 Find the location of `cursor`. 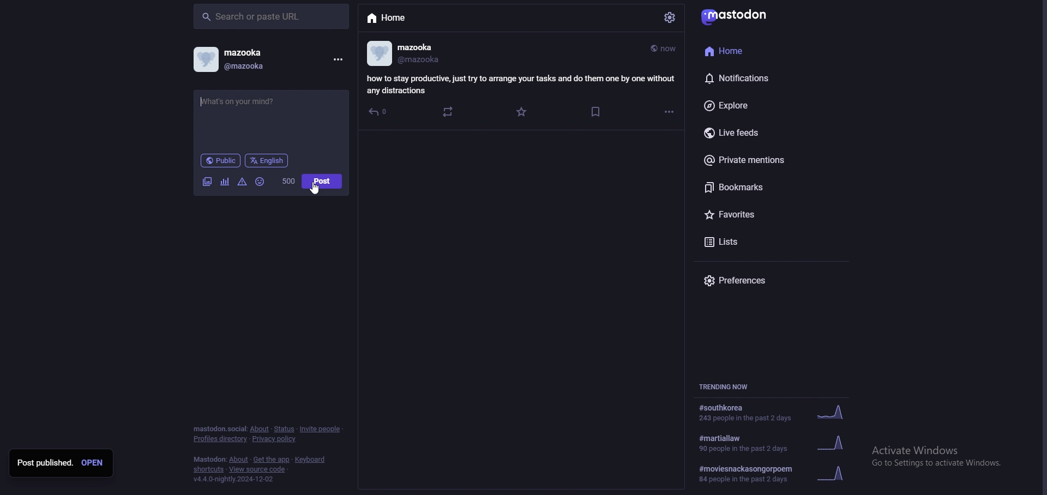

cursor is located at coordinates (315, 188).